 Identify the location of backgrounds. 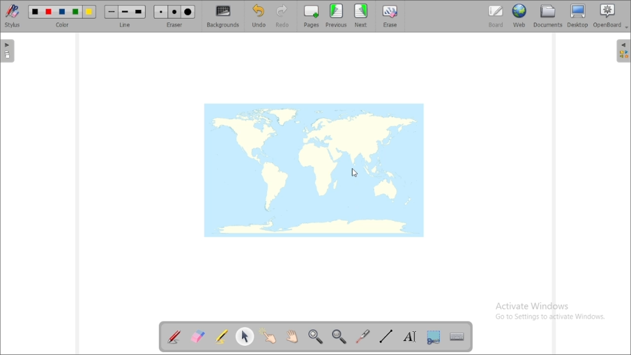
(222, 16).